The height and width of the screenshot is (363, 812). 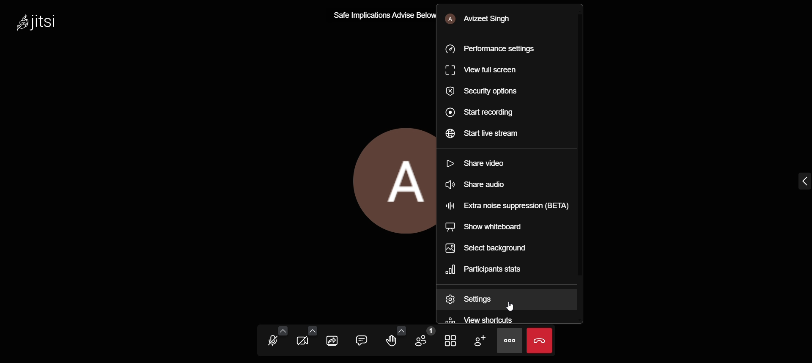 I want to click on toggle view, so click(x=451, y=341).